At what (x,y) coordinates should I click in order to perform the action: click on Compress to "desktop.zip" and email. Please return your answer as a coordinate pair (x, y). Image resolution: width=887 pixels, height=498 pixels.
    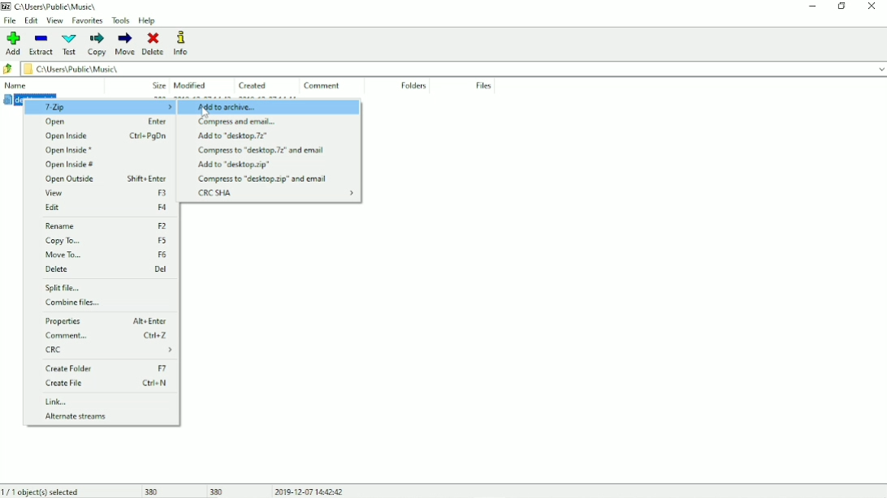
    Looking at the image, I should click on (266, 179).